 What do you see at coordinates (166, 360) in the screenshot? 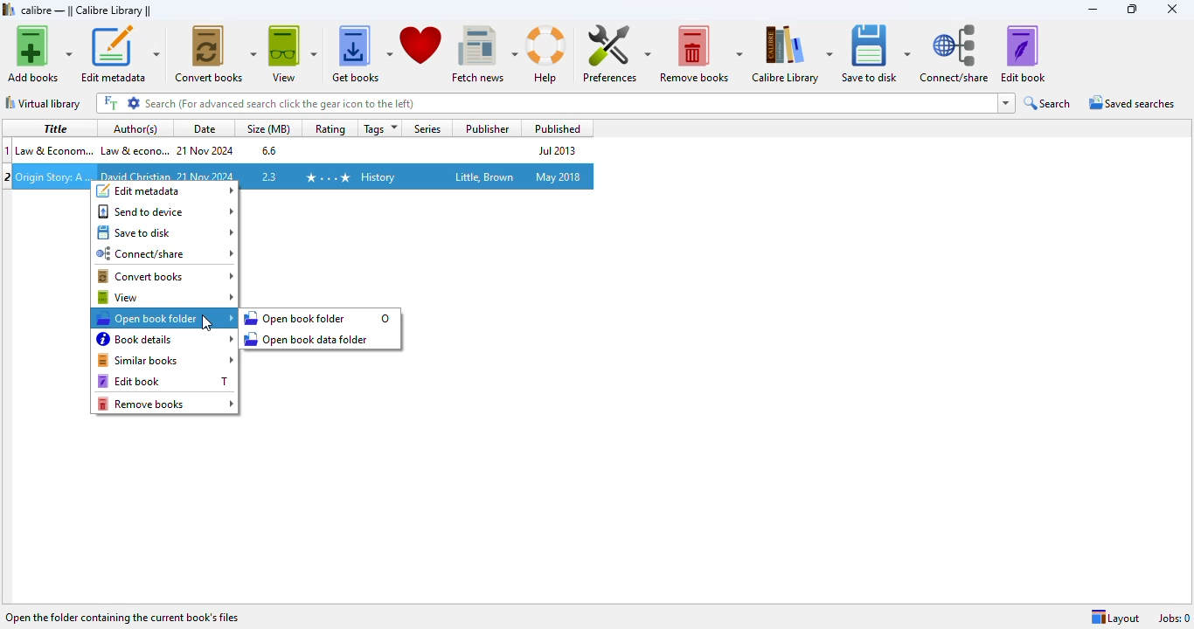
I see `similar books` at bounding box center [166, 360].